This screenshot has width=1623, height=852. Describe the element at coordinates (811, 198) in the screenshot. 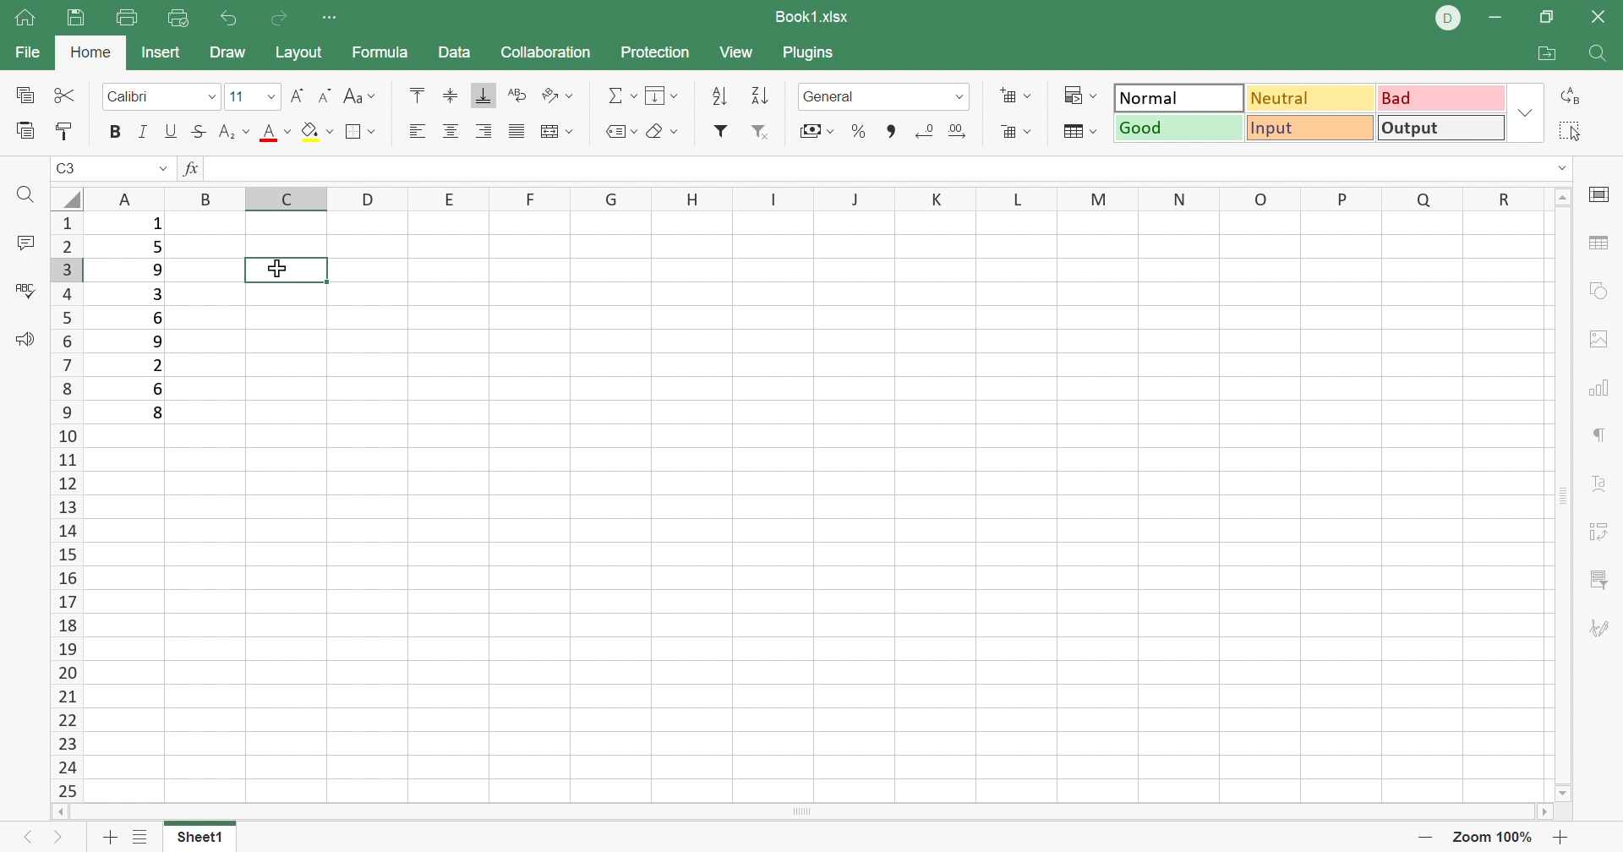

I see `Column names` at that location.